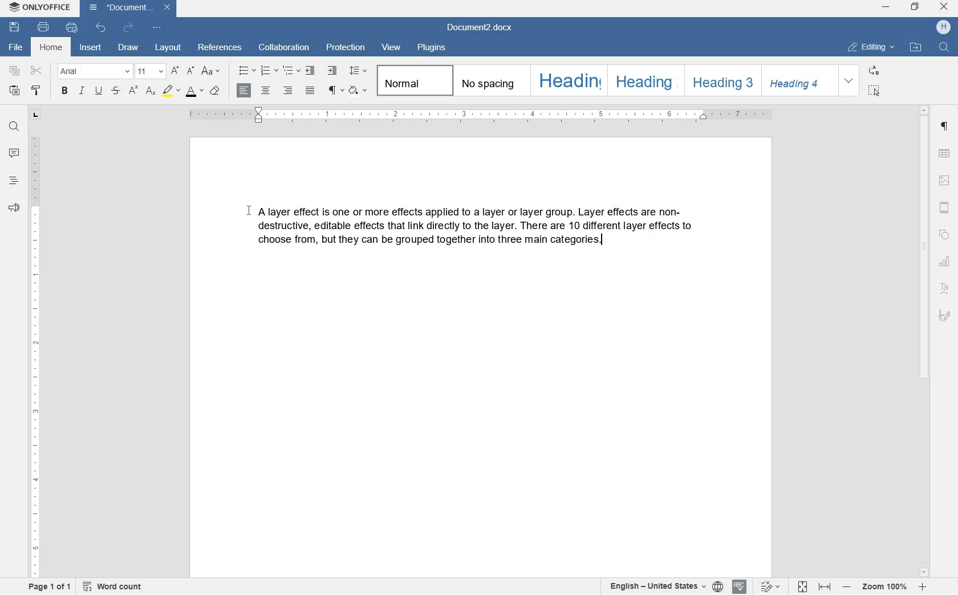  I want to click on bullets, so click(246, 71).